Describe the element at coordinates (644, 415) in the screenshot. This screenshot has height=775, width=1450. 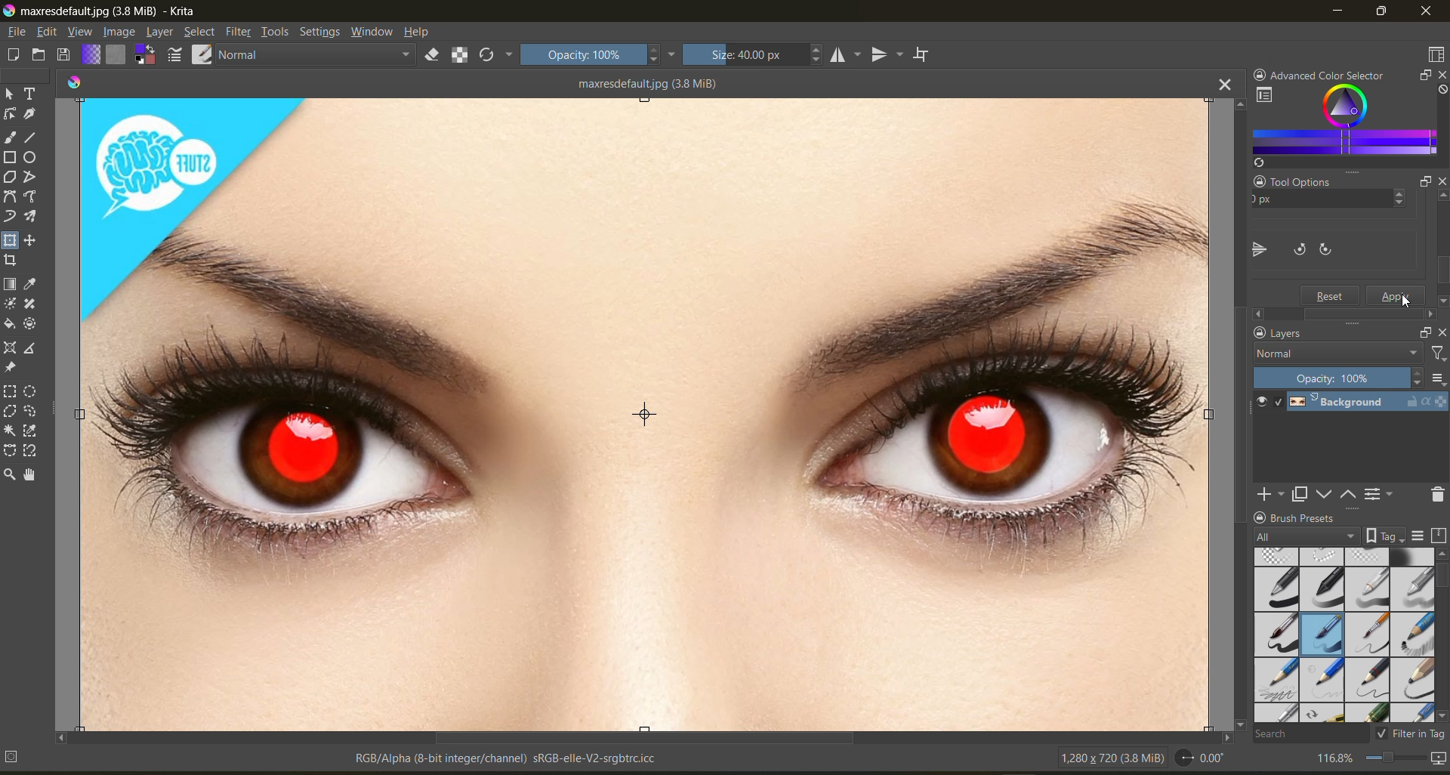
I see `horizontally flipped canvas` at that location.